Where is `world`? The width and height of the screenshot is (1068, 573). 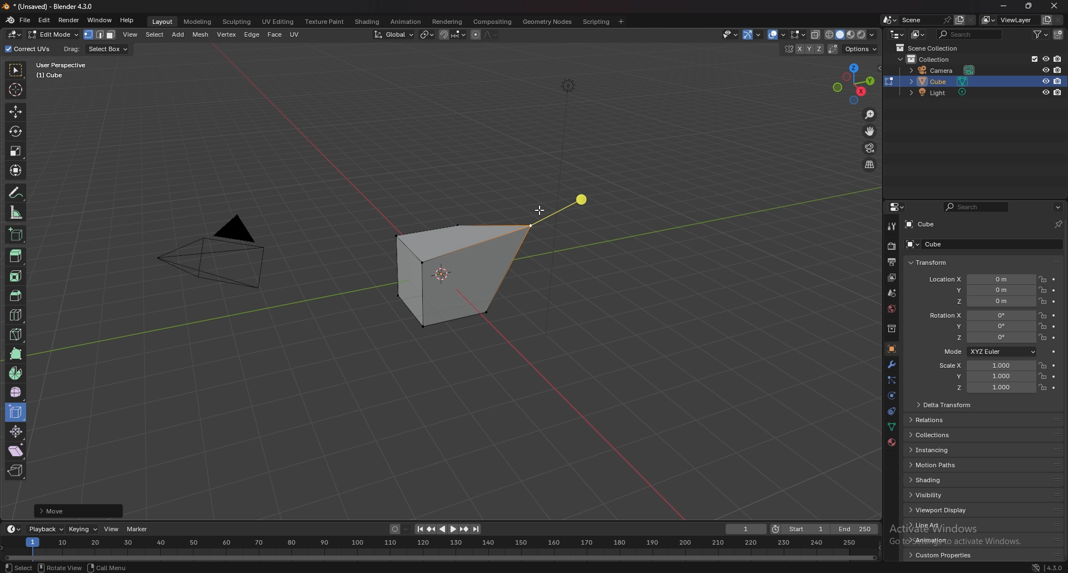
world is located at coordinates (891, 308).